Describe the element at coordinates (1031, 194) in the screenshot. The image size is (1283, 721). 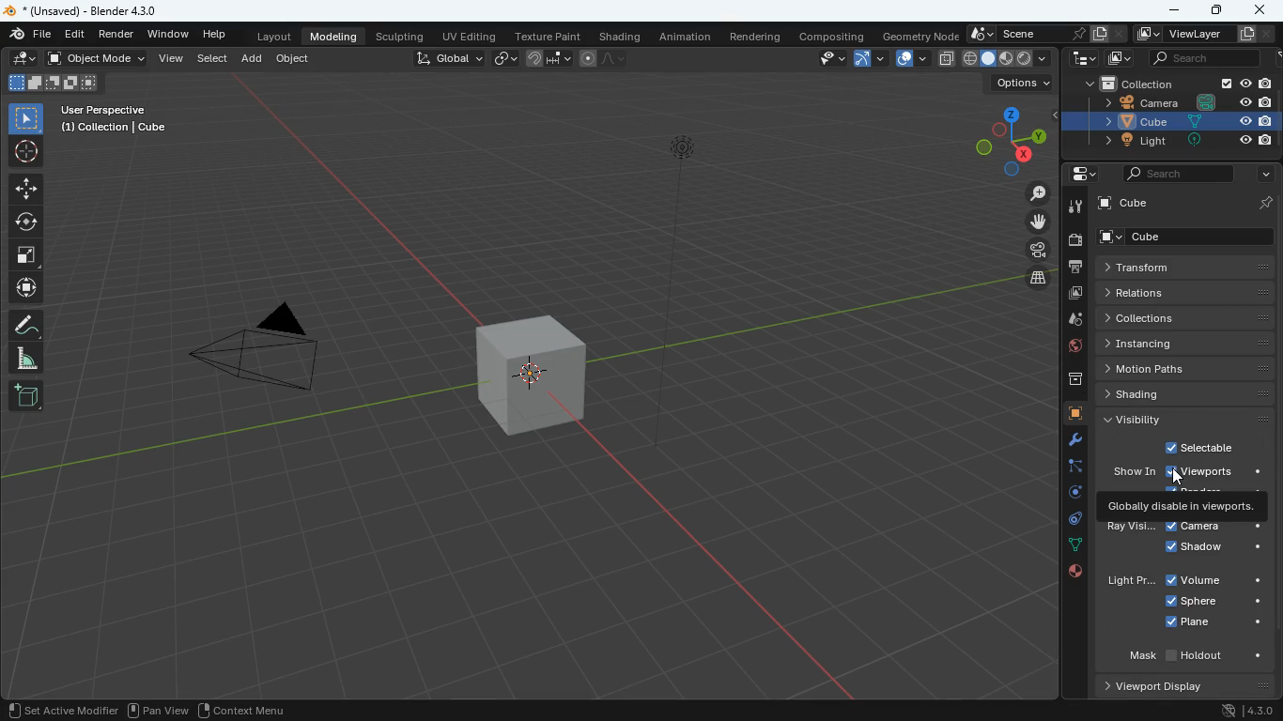
I see `zoom` at that location.